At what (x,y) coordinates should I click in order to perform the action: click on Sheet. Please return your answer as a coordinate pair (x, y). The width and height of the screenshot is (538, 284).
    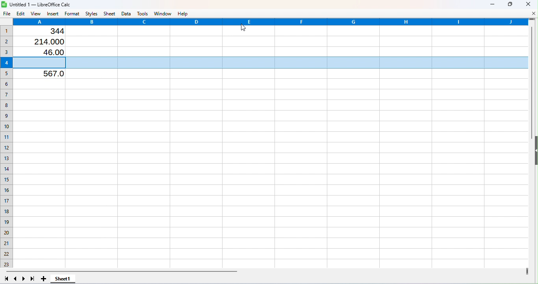
    Looking at the image, I should click on (110, 13).